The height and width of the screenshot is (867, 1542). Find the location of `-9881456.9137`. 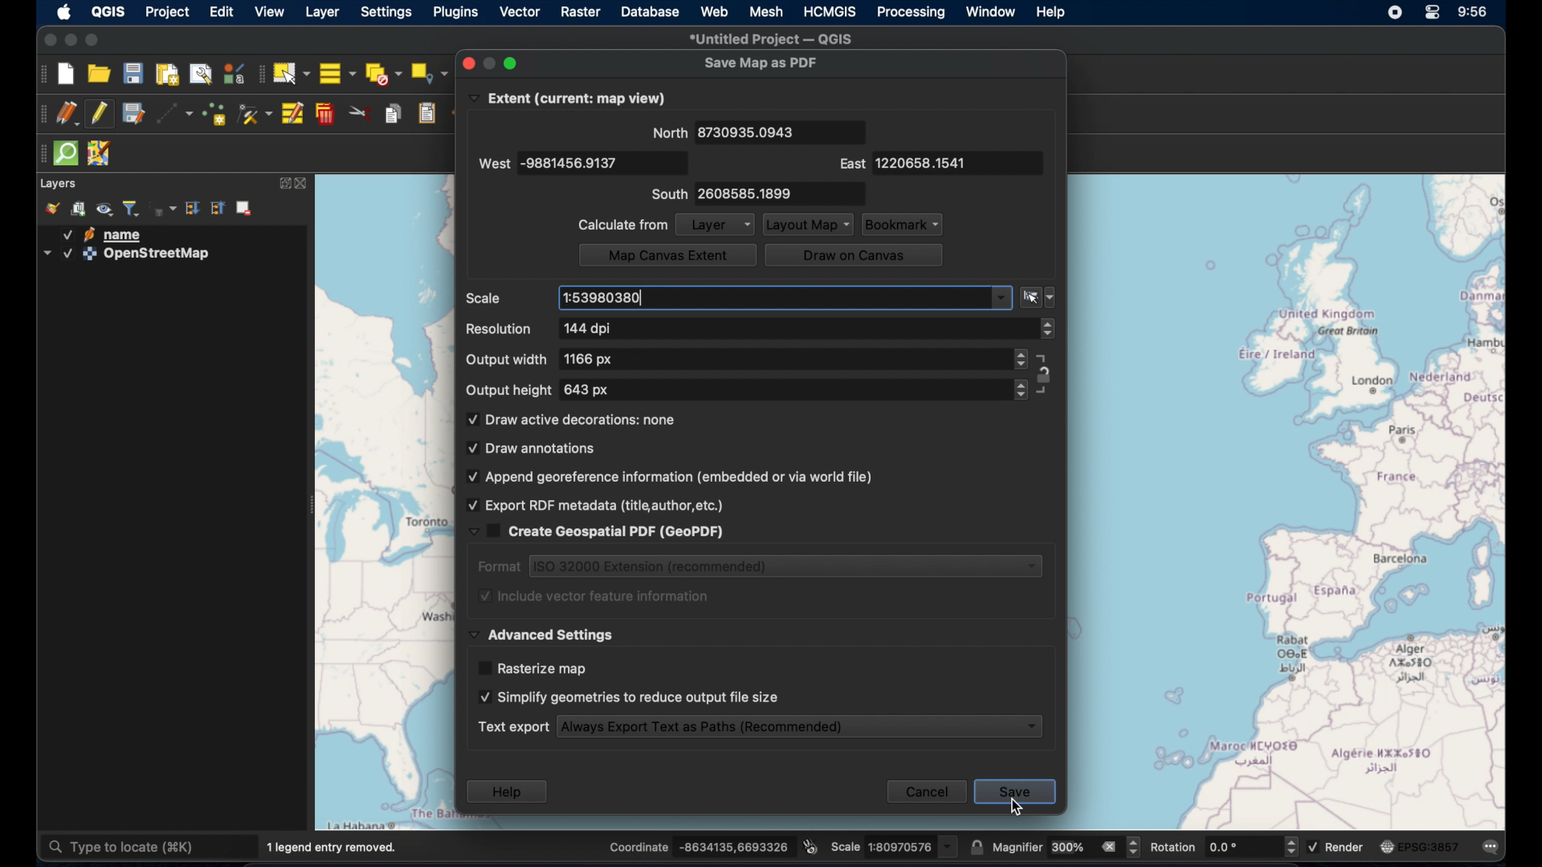

-9881456.9137 is located at coordinates (571, 162).